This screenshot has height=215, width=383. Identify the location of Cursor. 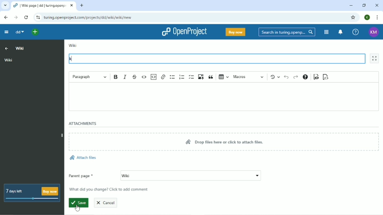
(78, 208).